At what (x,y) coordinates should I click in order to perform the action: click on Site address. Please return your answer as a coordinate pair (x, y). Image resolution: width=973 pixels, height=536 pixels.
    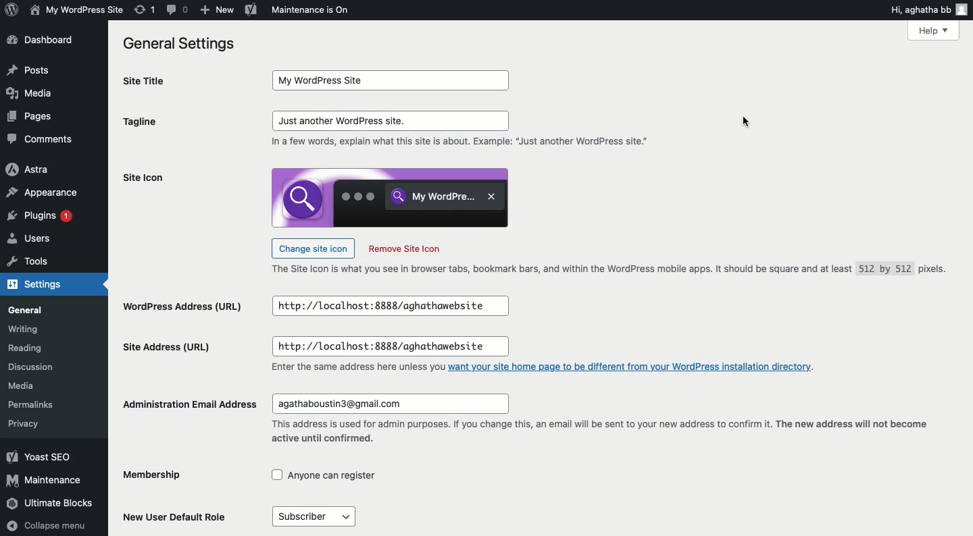
    Looking at the image, I should click on (167, 346).